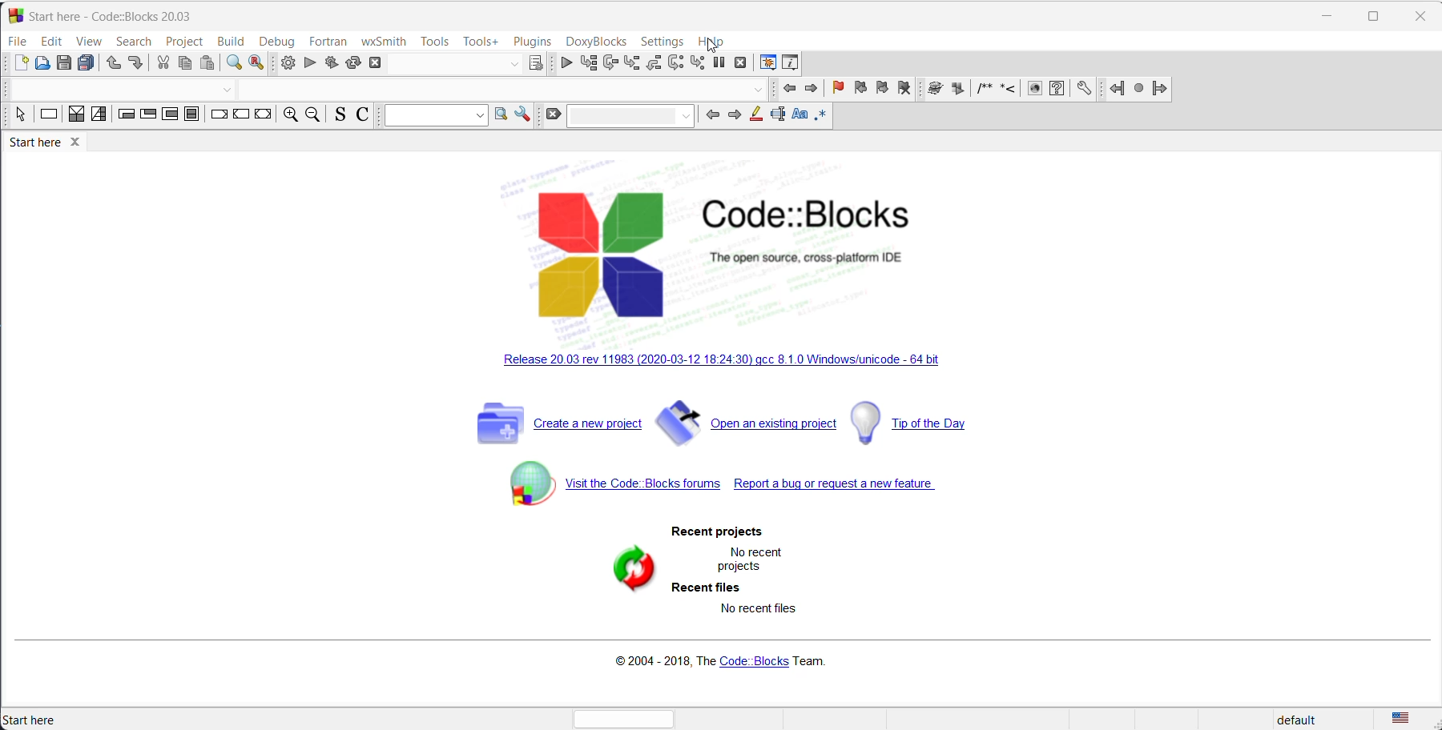 The width and height of the screenshot is (1442, 730). I want to click on add bookmark, so click(839, 89).